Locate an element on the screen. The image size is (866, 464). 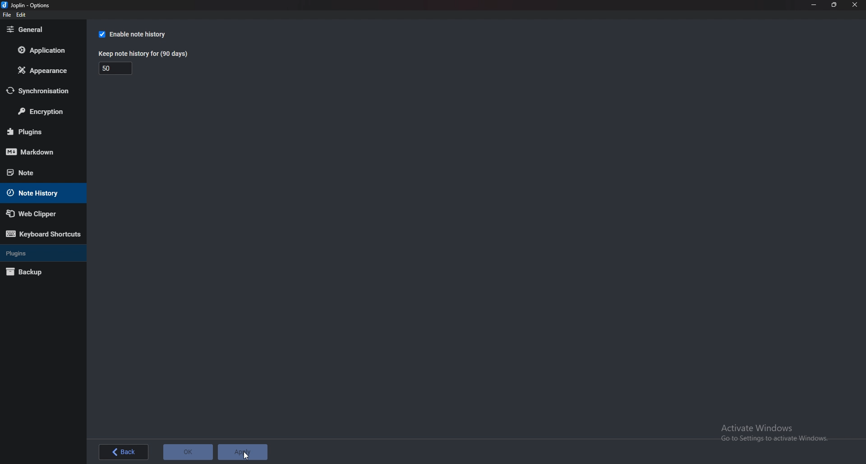
edit is located at coordinates (22, 15).